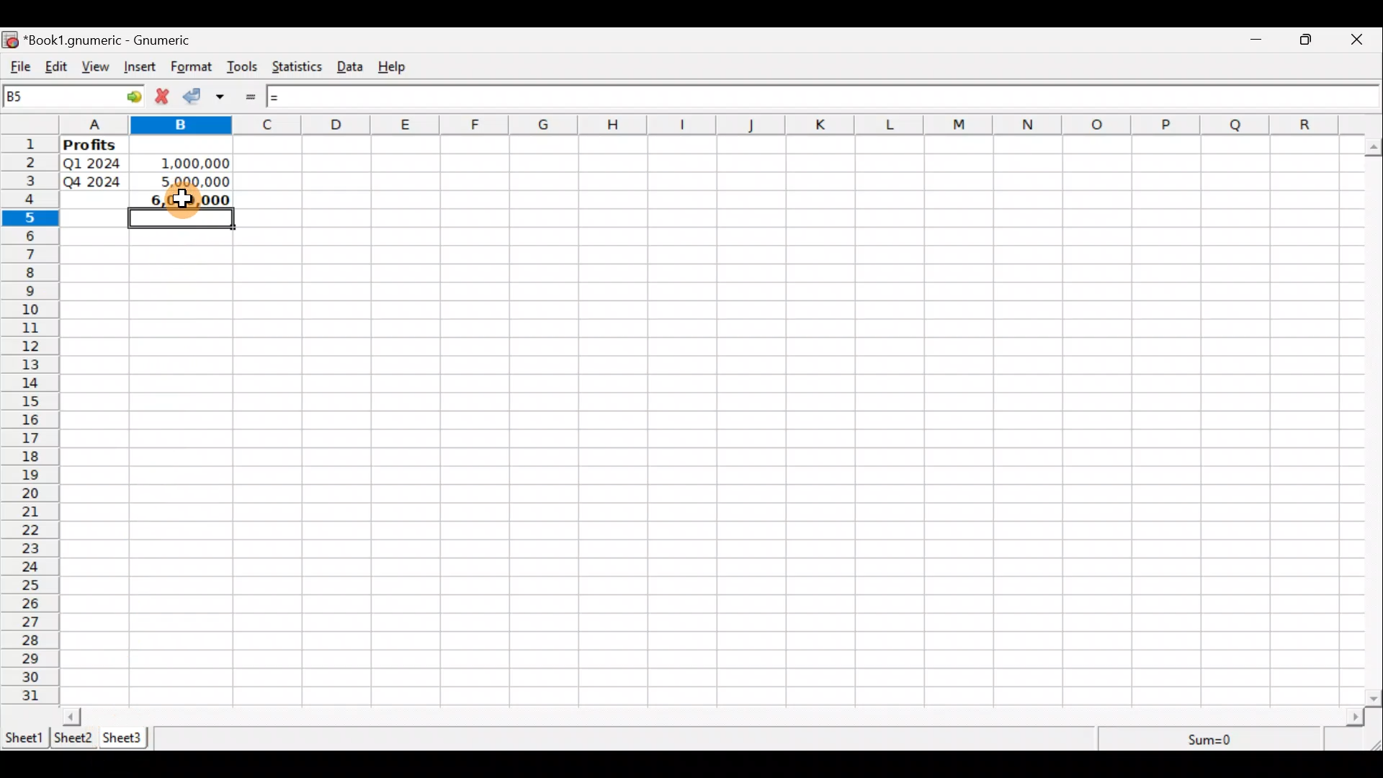  I want to click on scroll down, so click(1374, 698).